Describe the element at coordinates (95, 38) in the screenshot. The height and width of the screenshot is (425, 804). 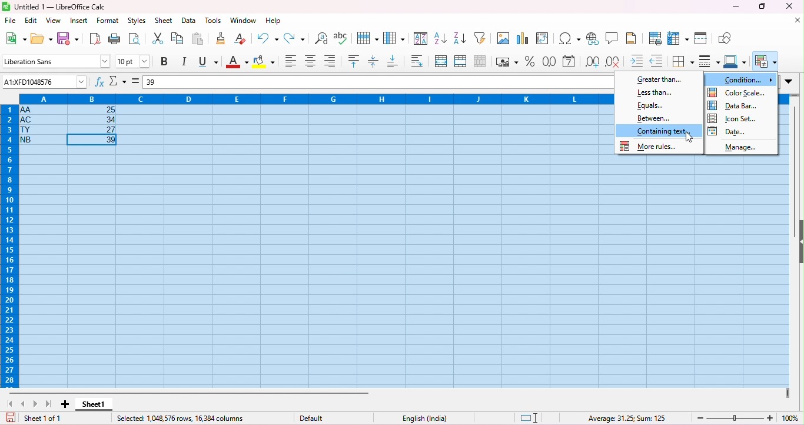
I see `export as pdf` at that location.